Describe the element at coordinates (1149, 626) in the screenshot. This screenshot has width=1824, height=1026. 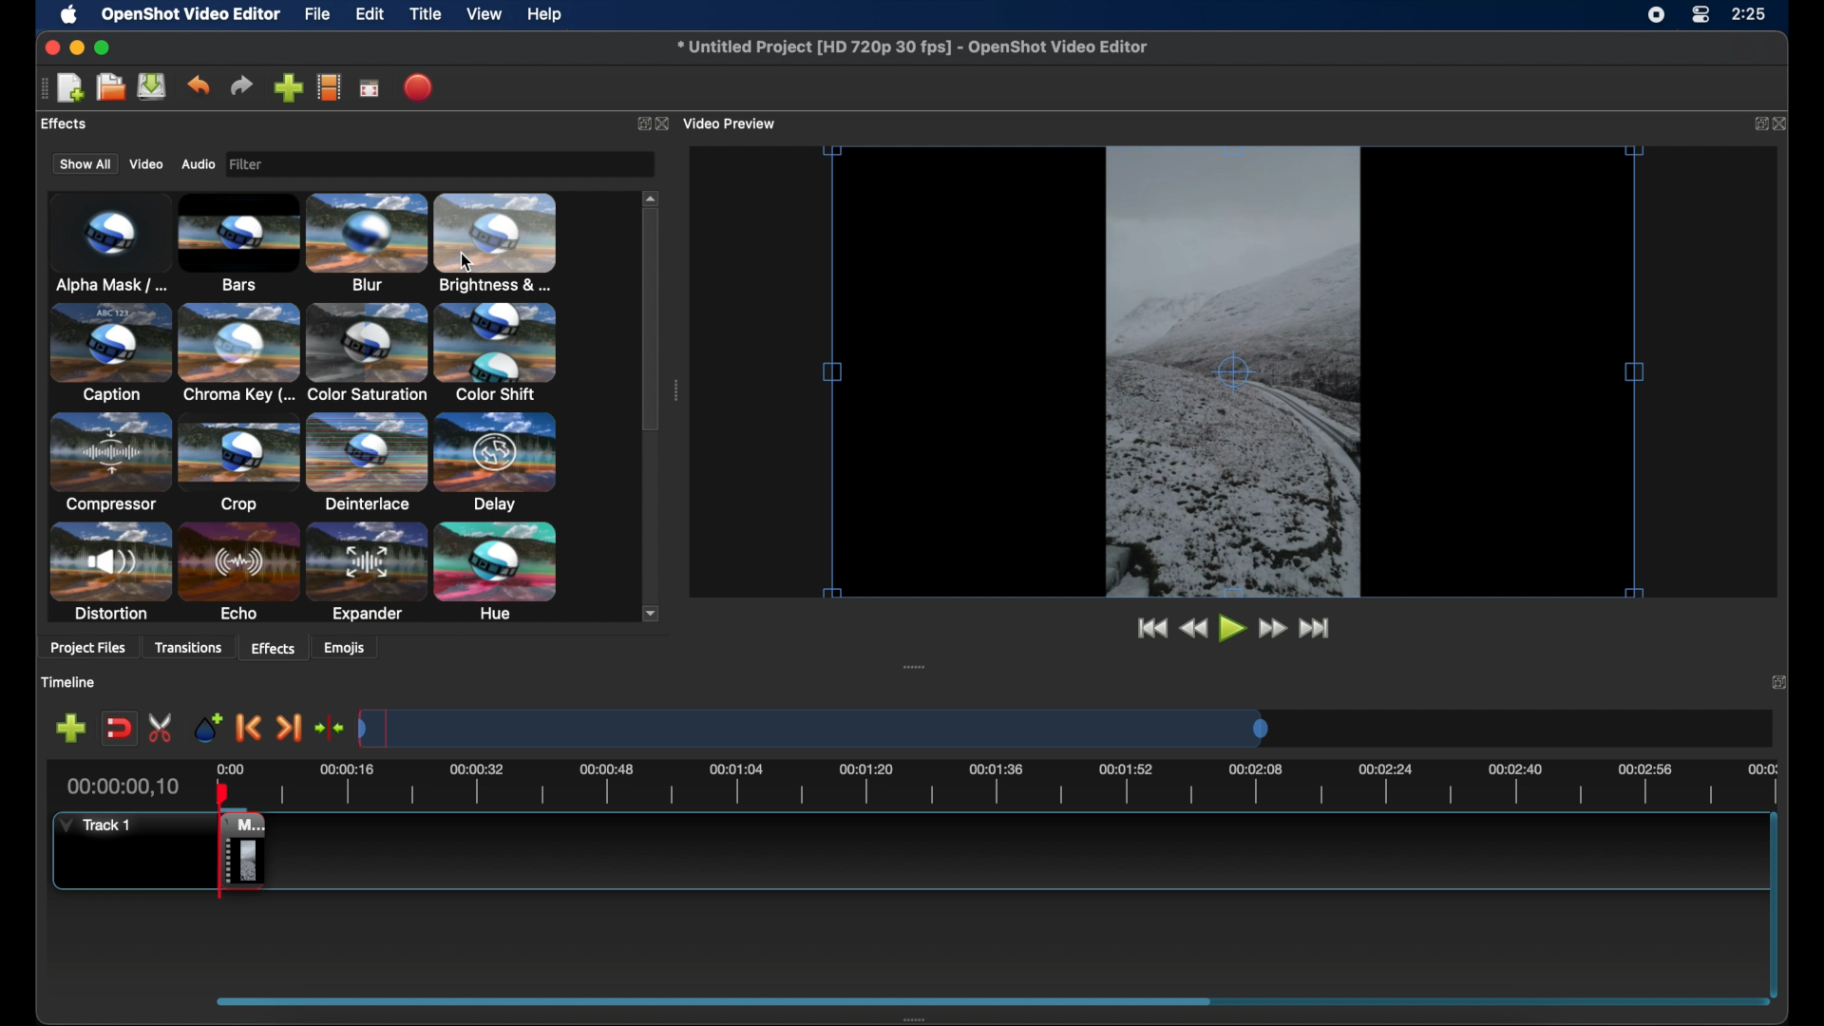
I see `jump to  start` at that location.